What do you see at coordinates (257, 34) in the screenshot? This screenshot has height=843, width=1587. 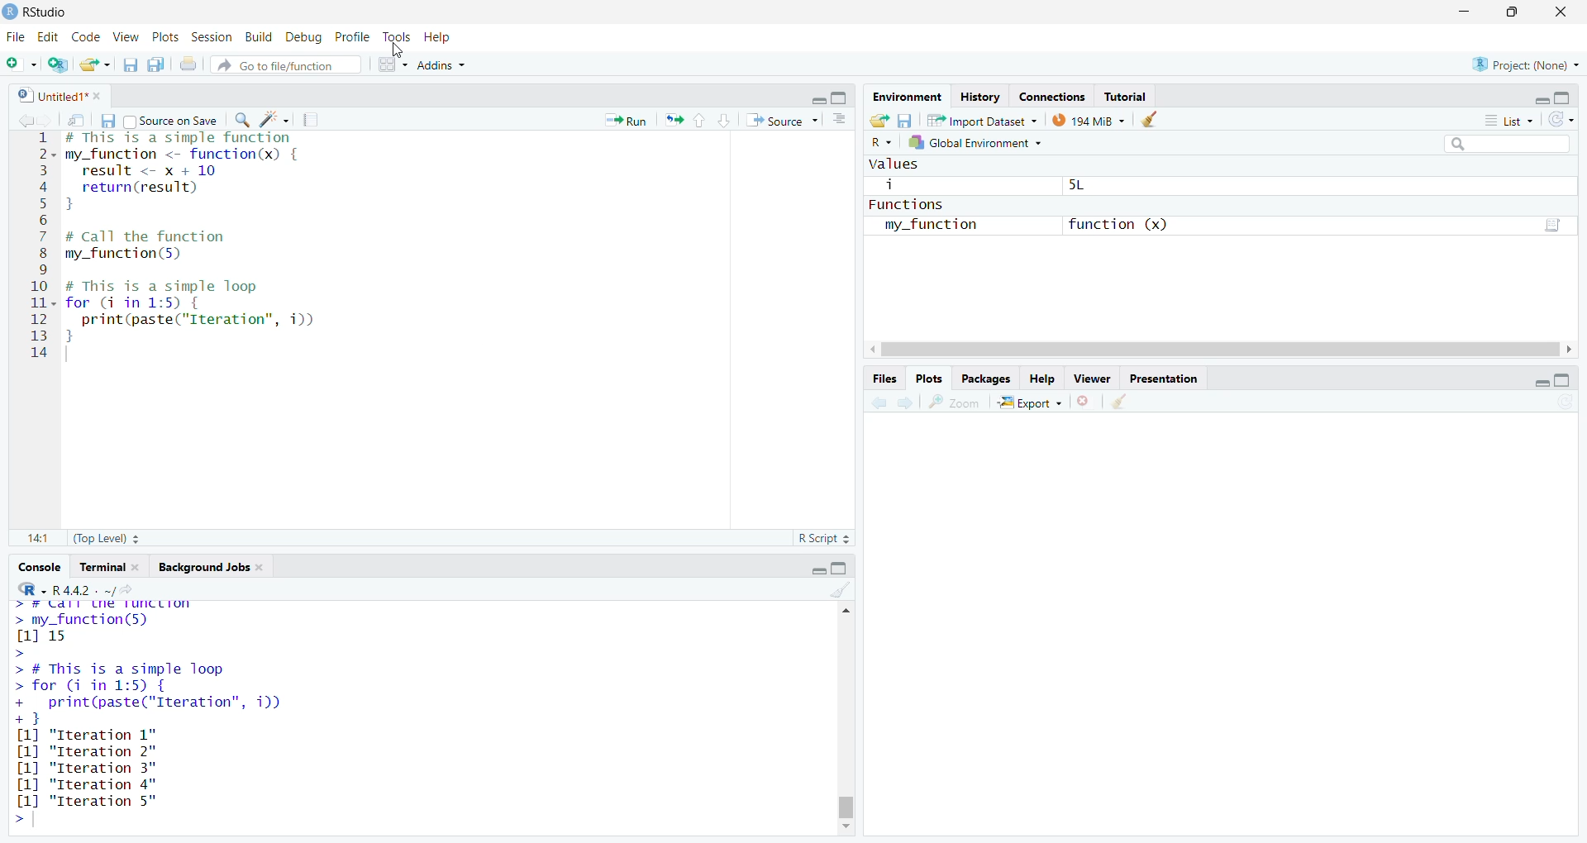 I see `build` at bounding box center [257, 34].